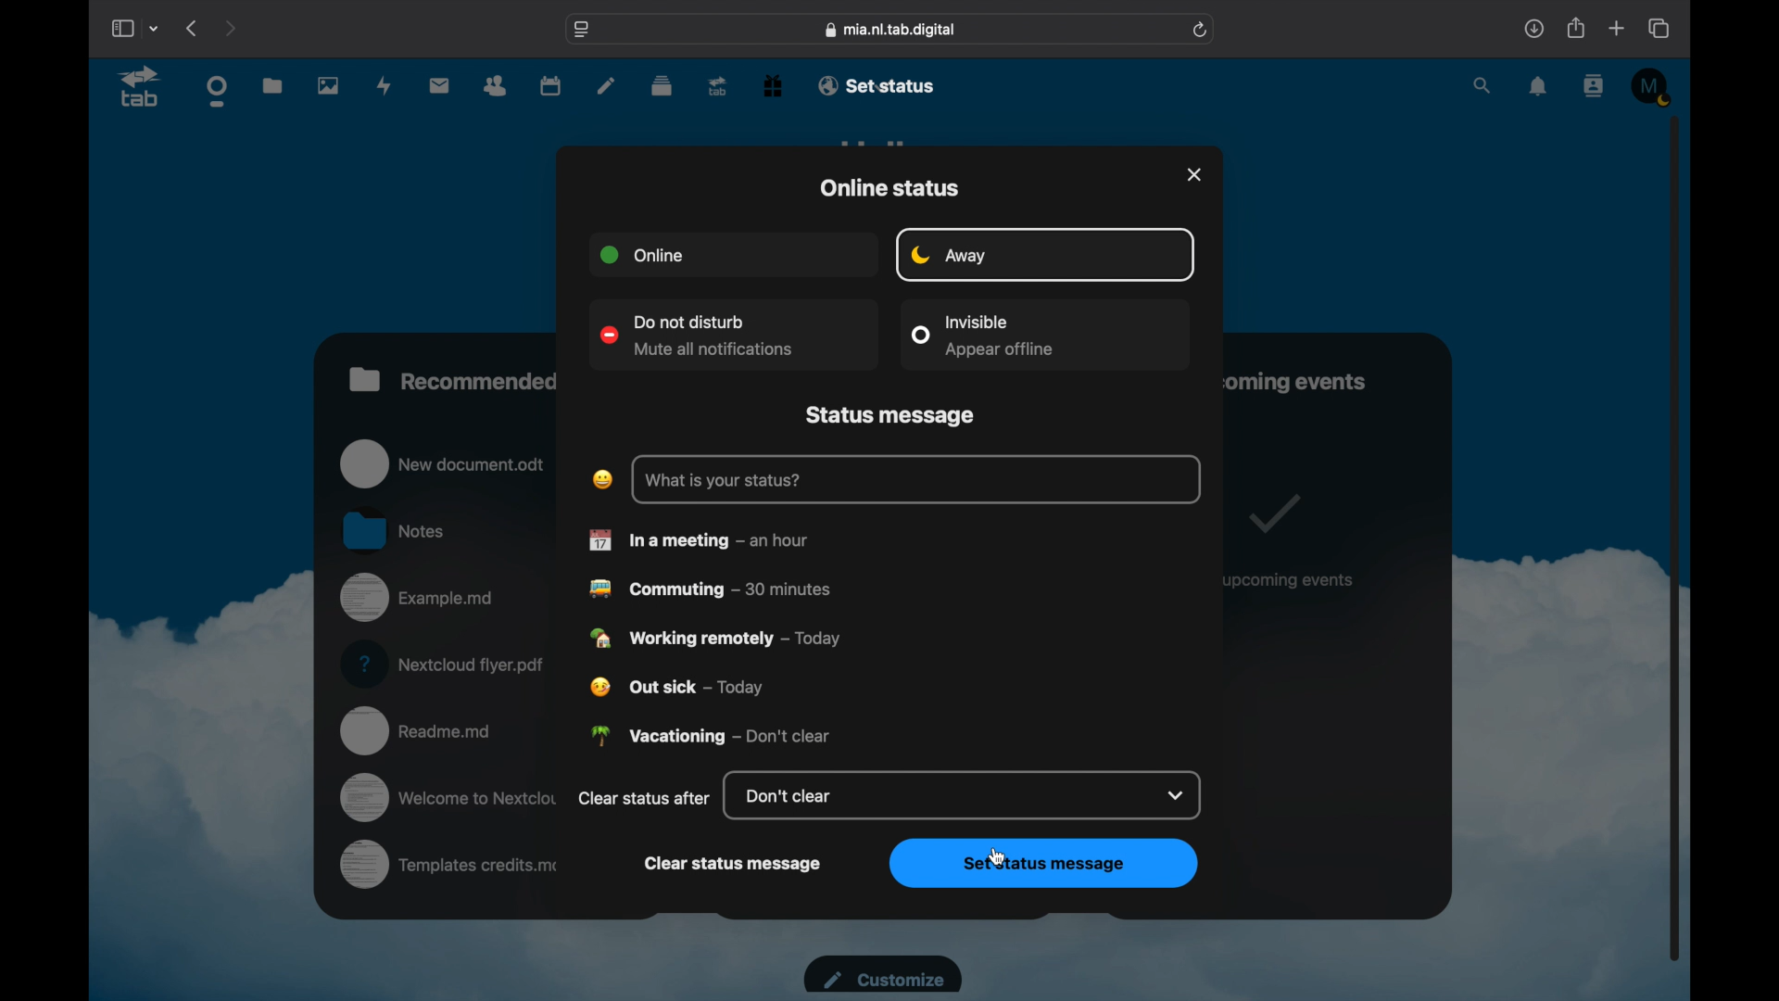  I want to click on vacationing, so click(711, 734).